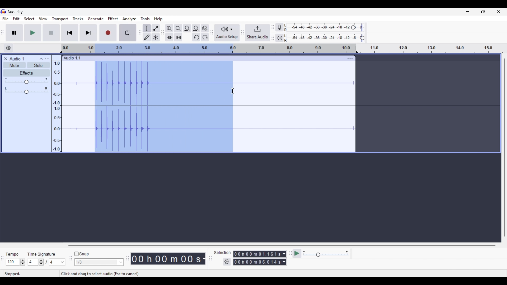  I want to click on Recorded duration, so click(166, 259).